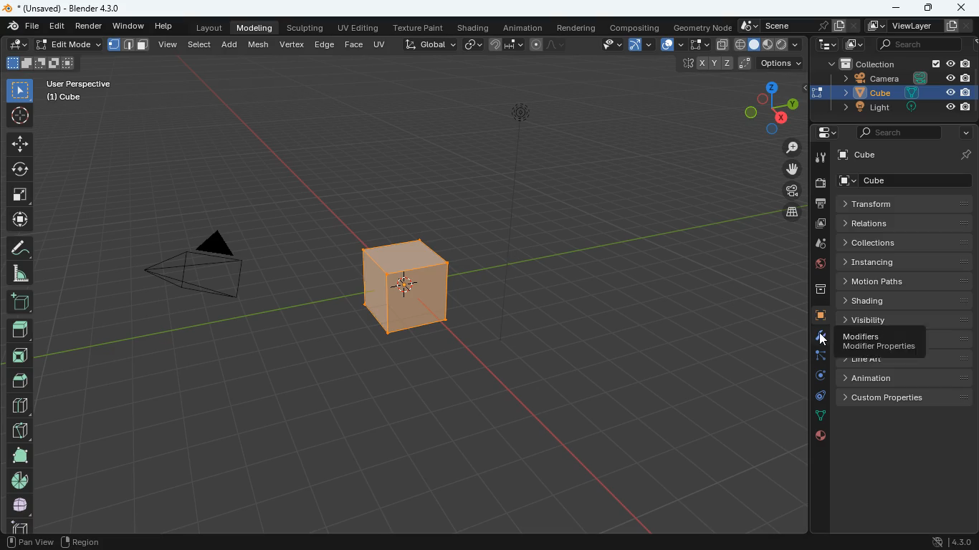 The height and width of the screenshot is (550, 979). Describe the element at coordinates (722, 44) in the screenshot. I see `copy` at that location.